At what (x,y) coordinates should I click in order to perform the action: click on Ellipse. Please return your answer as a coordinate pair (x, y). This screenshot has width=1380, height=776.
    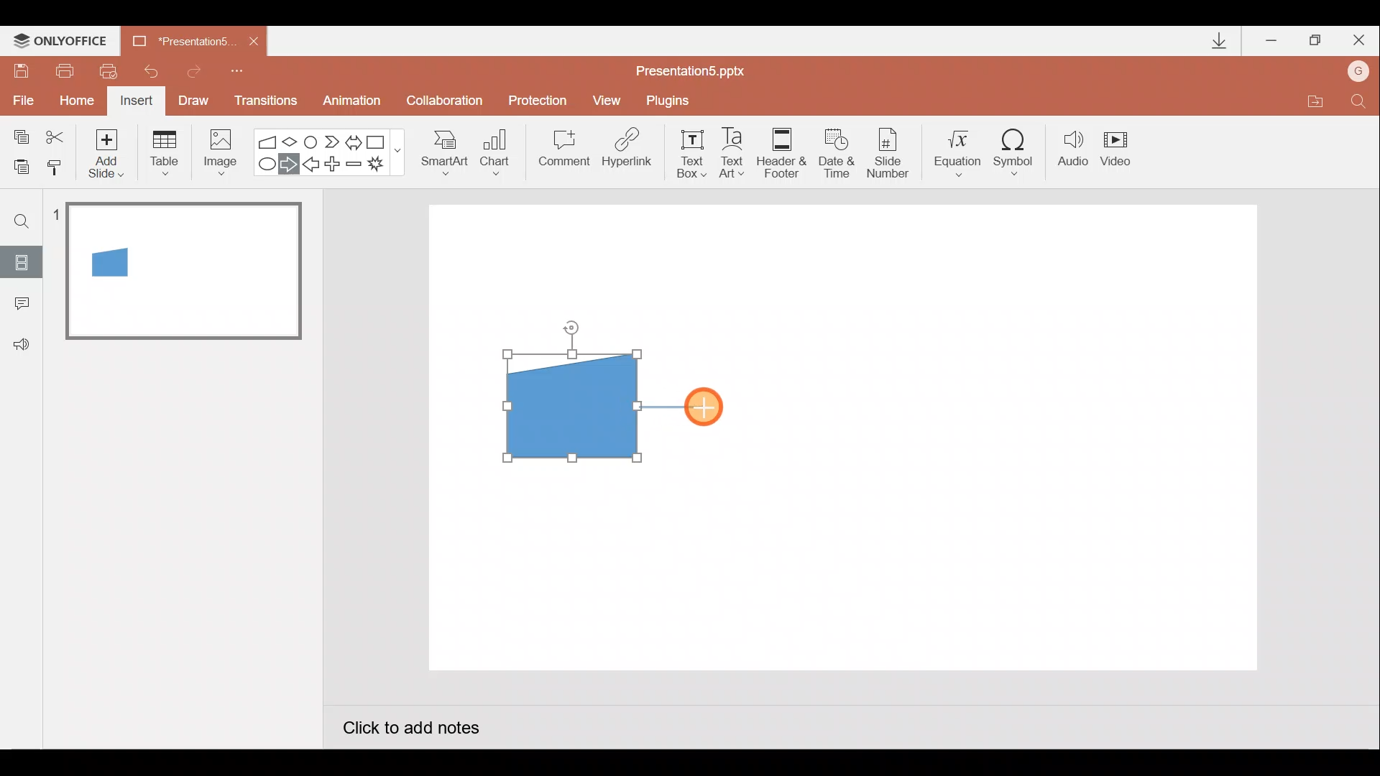
    Looking at the image, I should click on (264, 165).